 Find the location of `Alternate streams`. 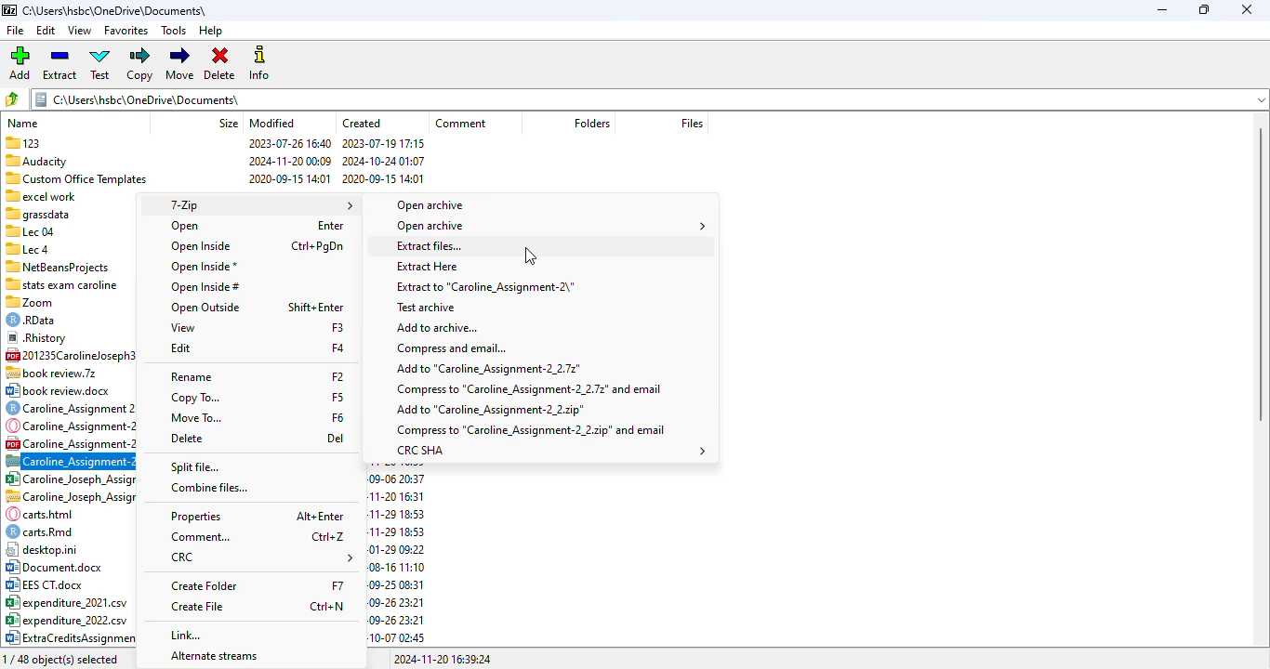

Alternate streams is located at coordinates (214, 658).